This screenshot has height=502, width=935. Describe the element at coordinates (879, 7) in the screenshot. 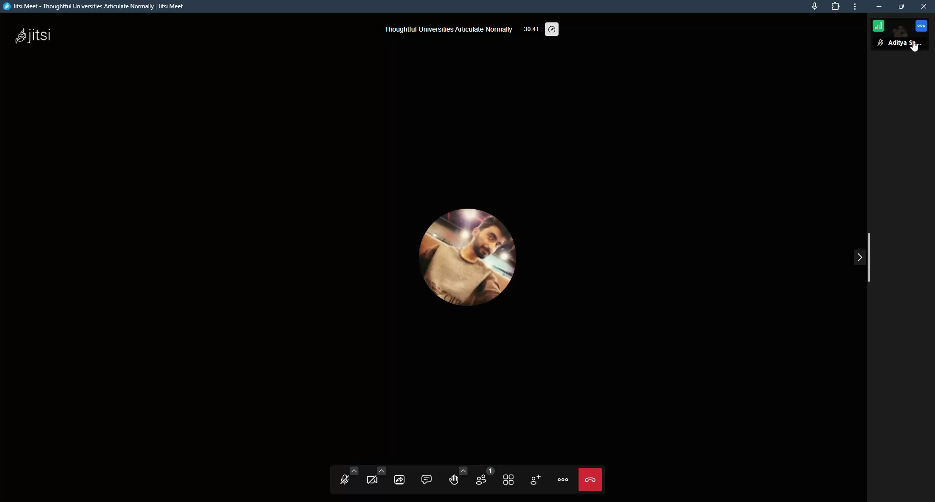

I see `minimize` at that location.